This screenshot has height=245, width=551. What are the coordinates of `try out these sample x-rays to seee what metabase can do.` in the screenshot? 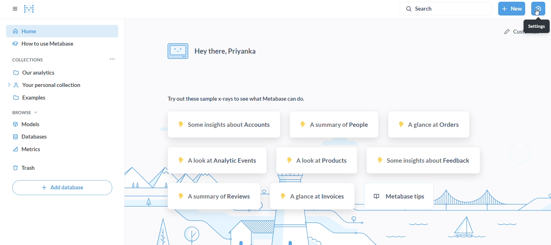 It's located at (234, 100).